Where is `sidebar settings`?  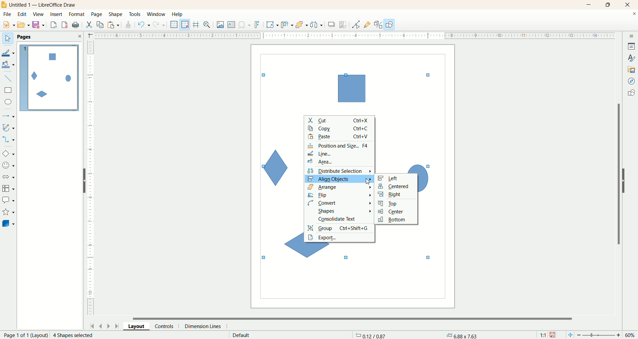 sidebar settings is located at coordinates (632, 35).